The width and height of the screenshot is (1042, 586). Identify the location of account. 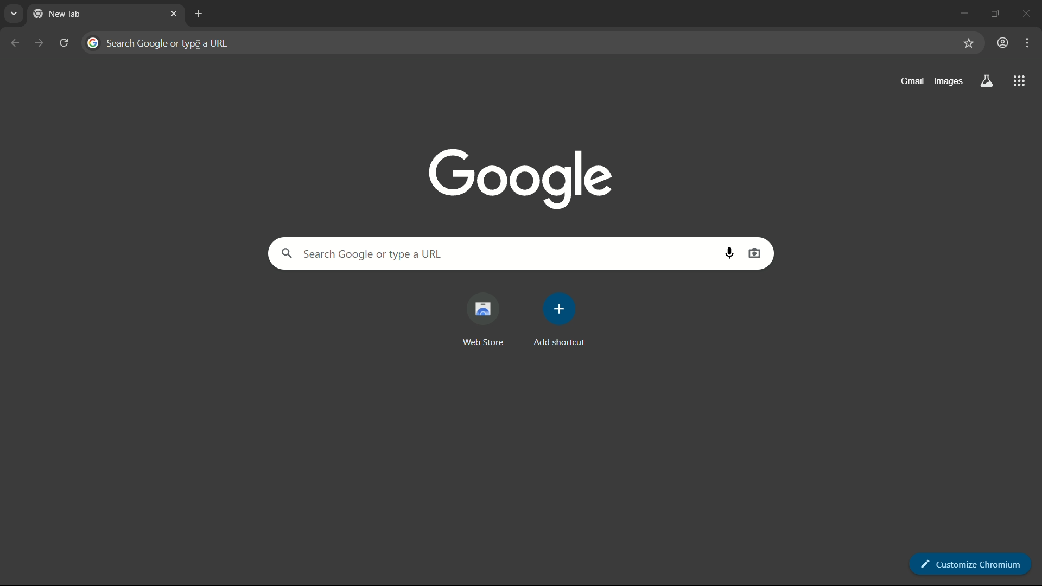
(1003, 43).